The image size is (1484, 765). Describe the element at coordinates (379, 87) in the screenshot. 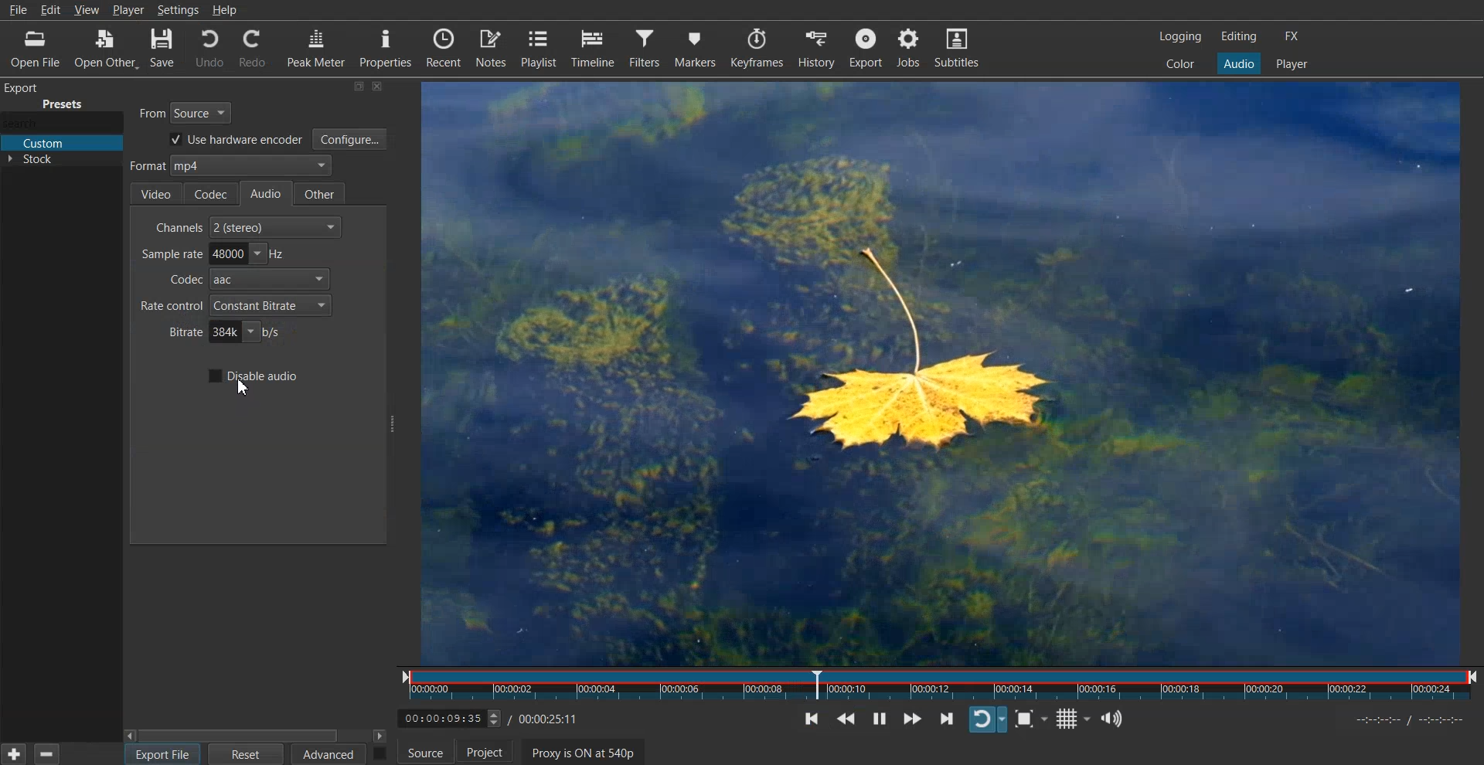

I see `Close` at that location.